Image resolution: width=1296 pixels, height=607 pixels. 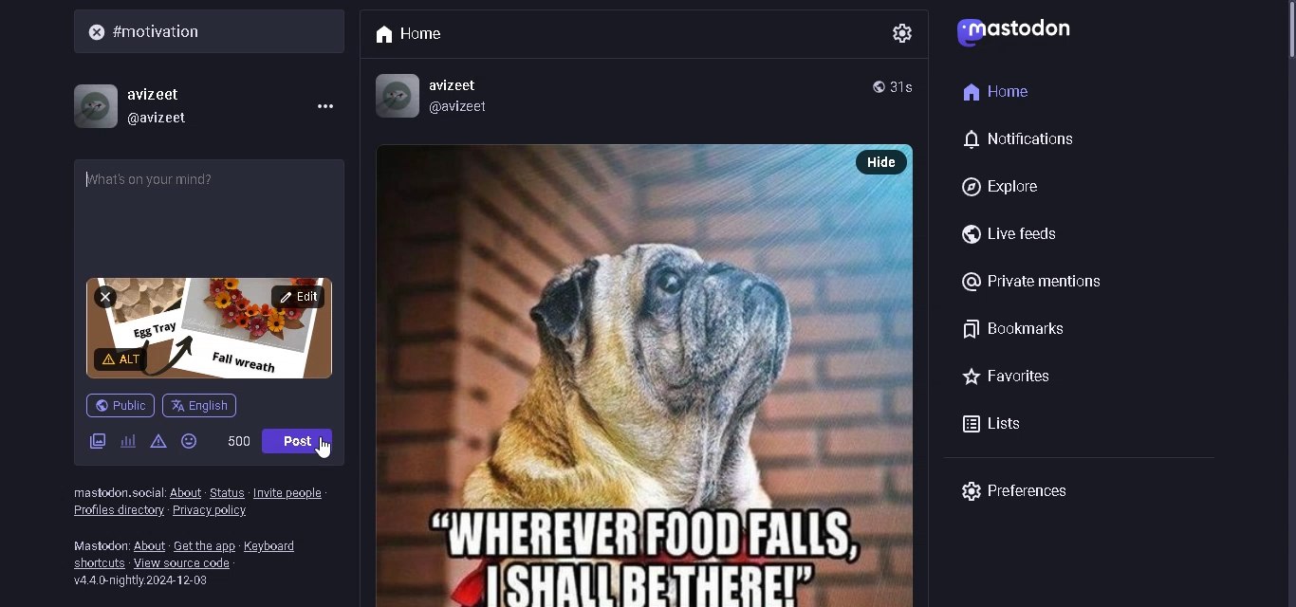 What do you see at coordinates (119, 512) in the screenshot?
I see `profiles directories` at bounding box center [119, 512].